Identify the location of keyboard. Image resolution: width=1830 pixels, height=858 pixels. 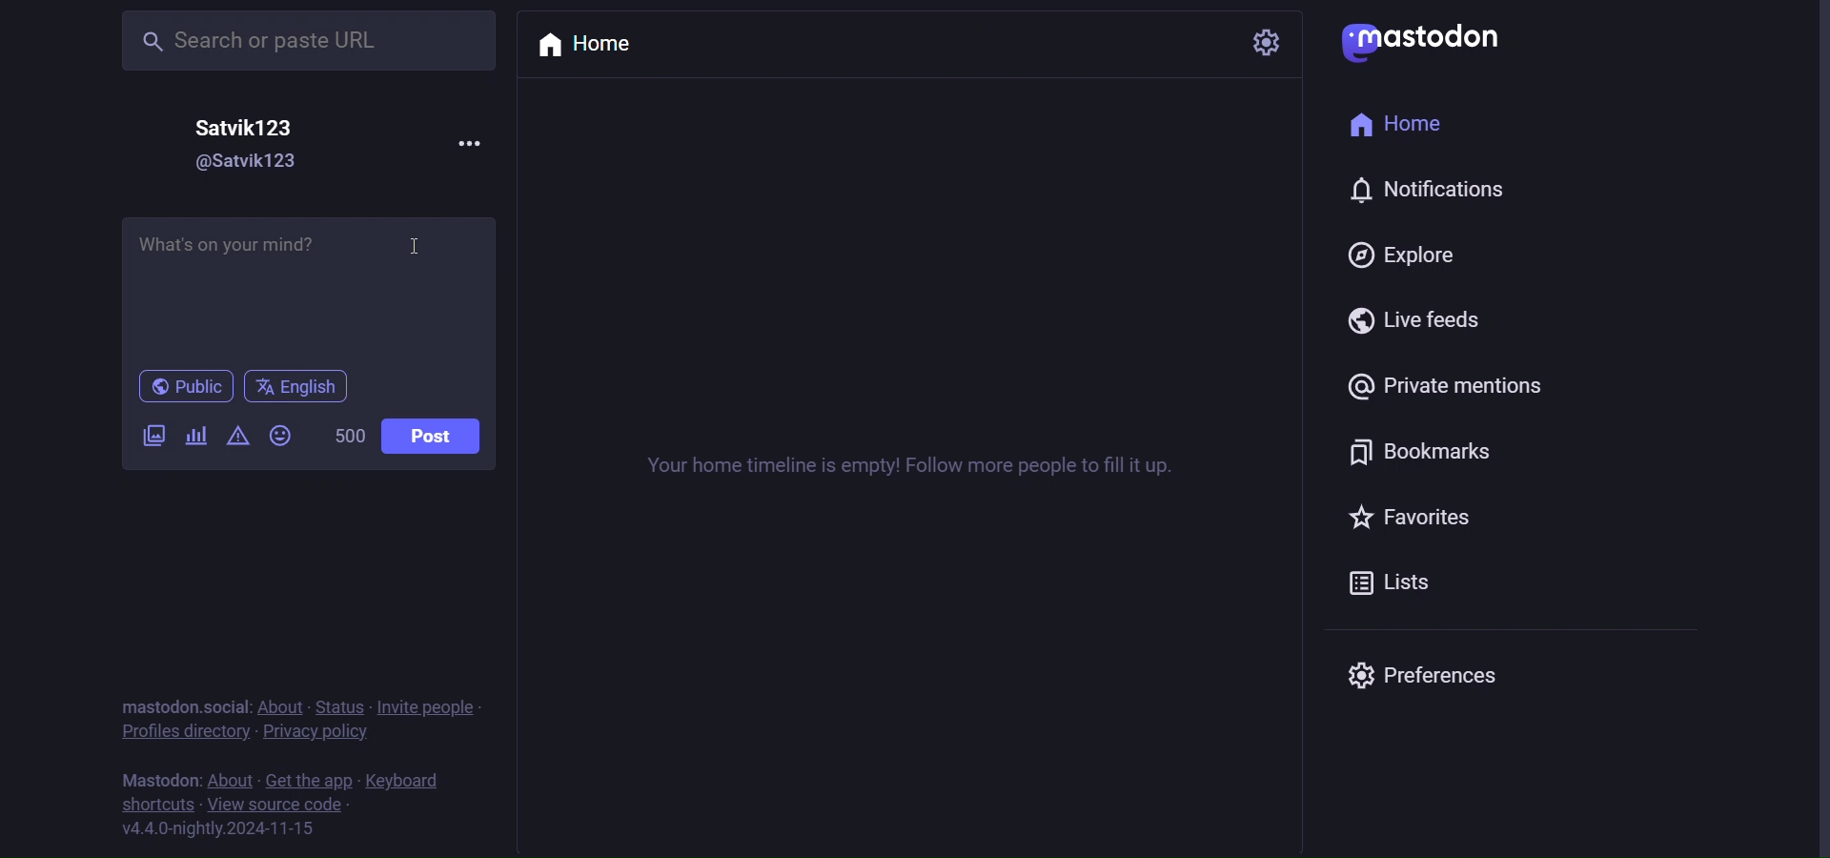
(405, 783).